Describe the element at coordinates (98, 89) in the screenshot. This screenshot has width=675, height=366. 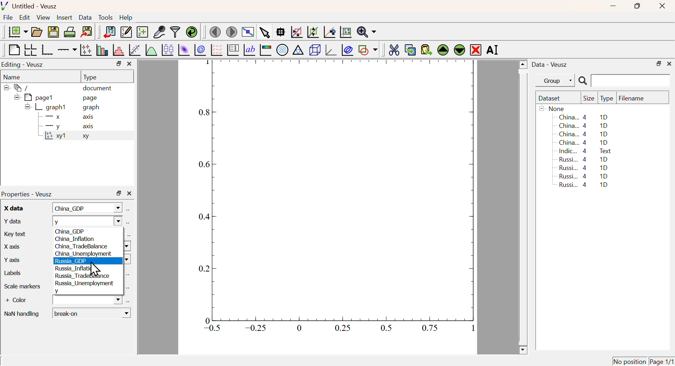
I see `document` at that location.